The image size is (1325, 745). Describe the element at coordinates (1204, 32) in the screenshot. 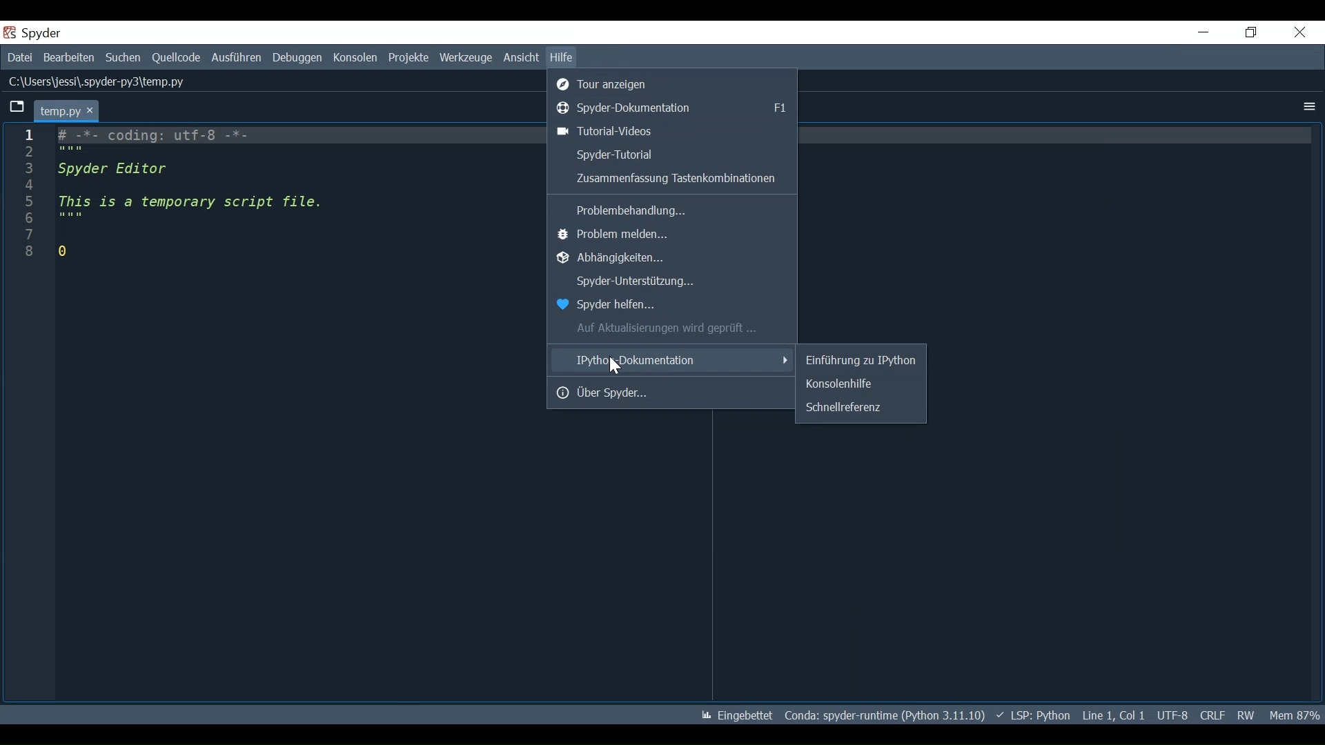

I see `Minimize` at that location.